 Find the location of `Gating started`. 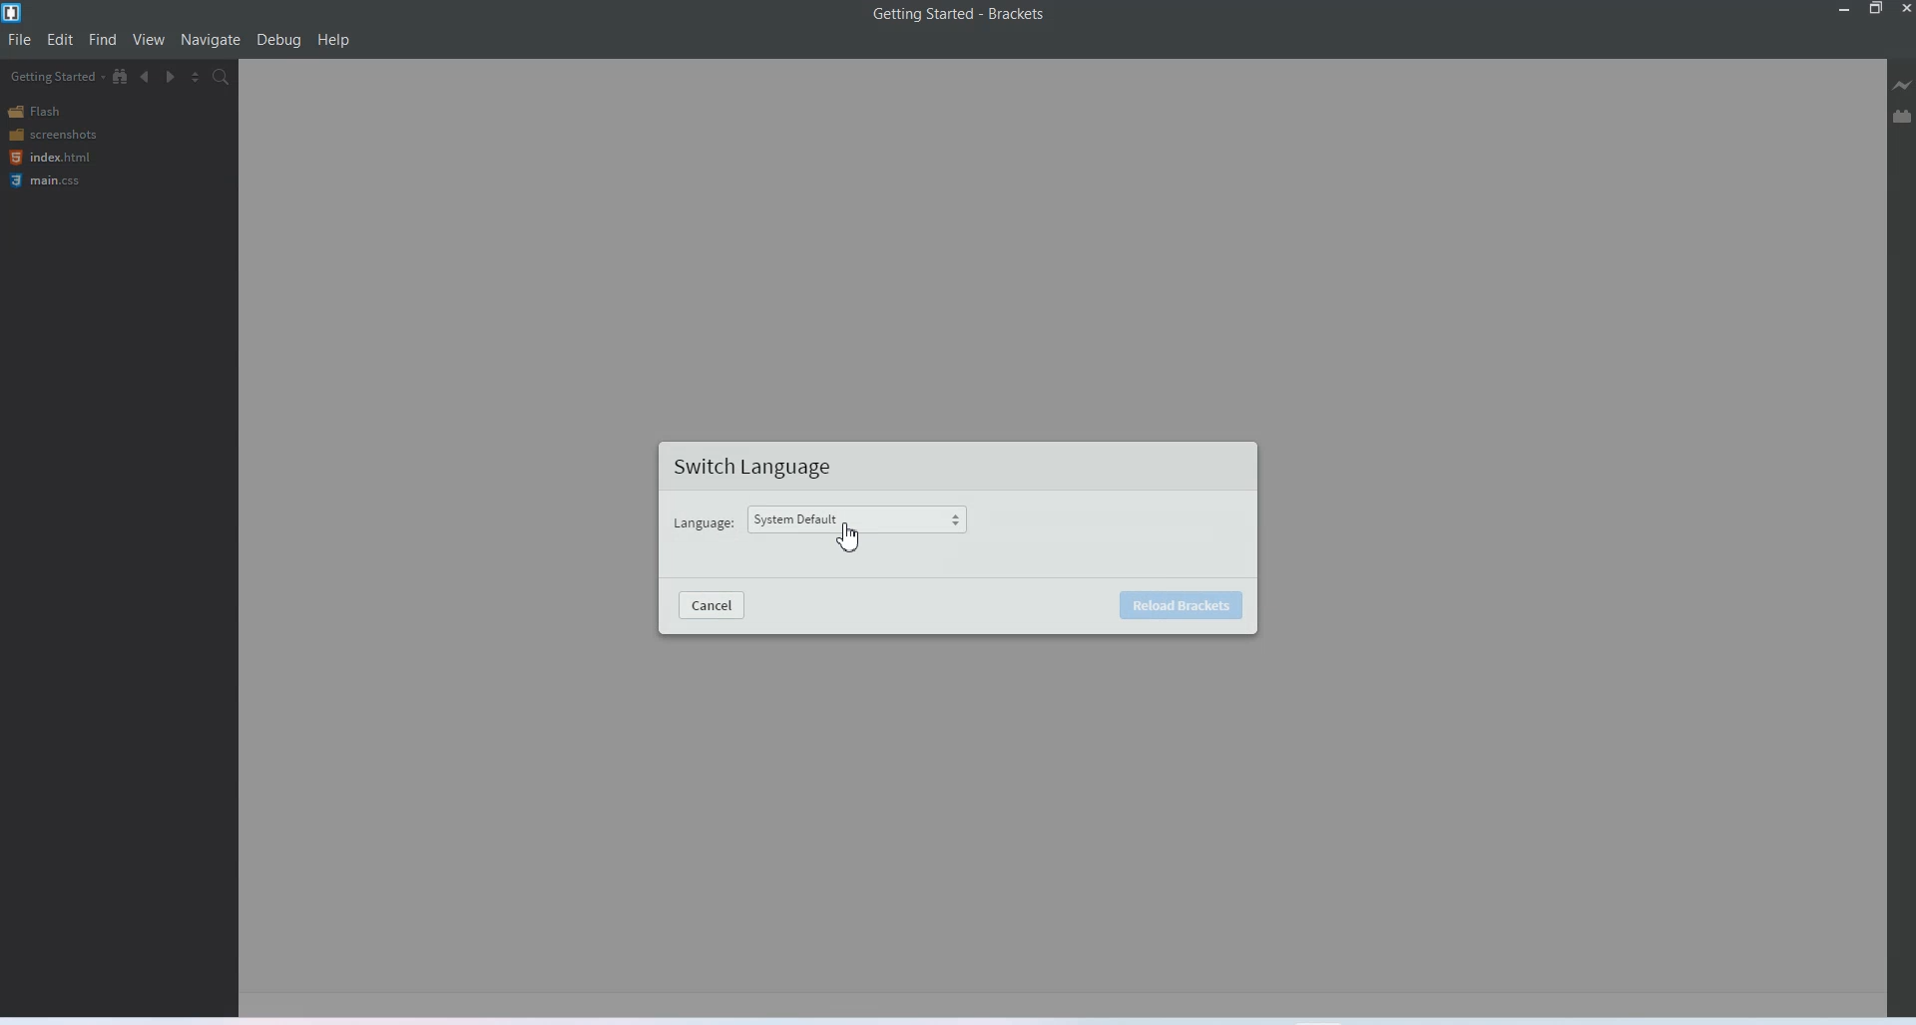

Gating started is located at coordinates (51, 77).